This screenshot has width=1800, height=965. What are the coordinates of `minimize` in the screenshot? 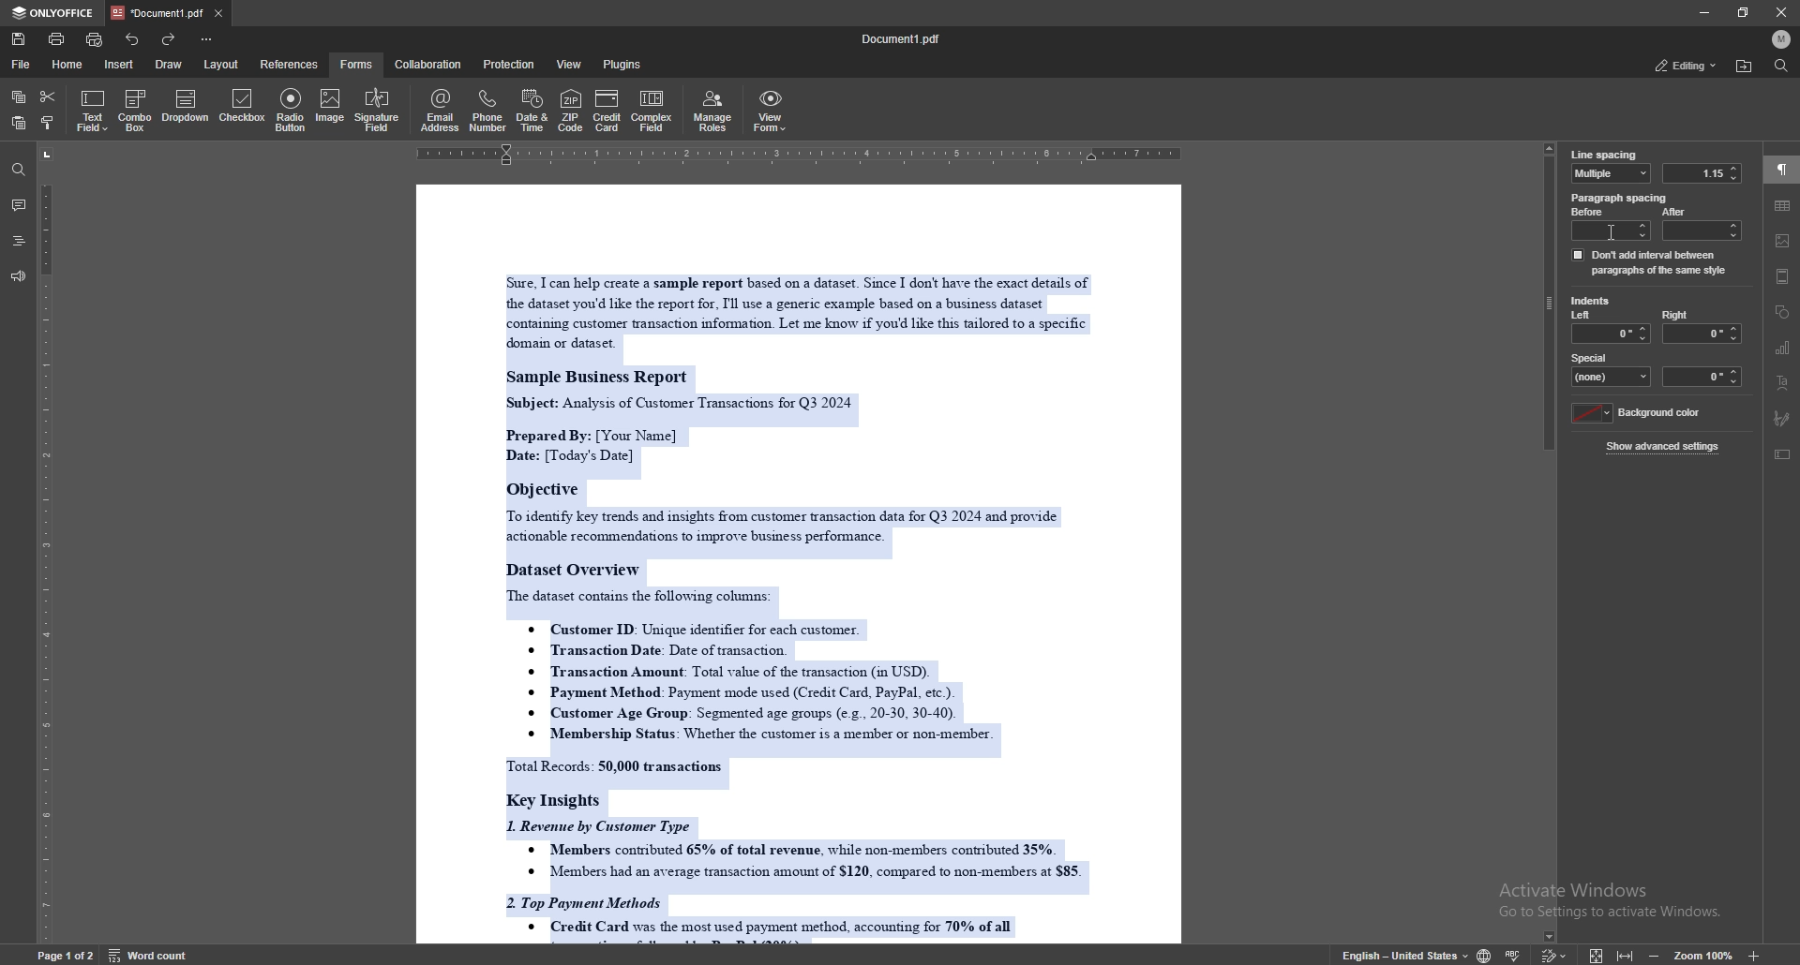 It's located at (1703, 12).